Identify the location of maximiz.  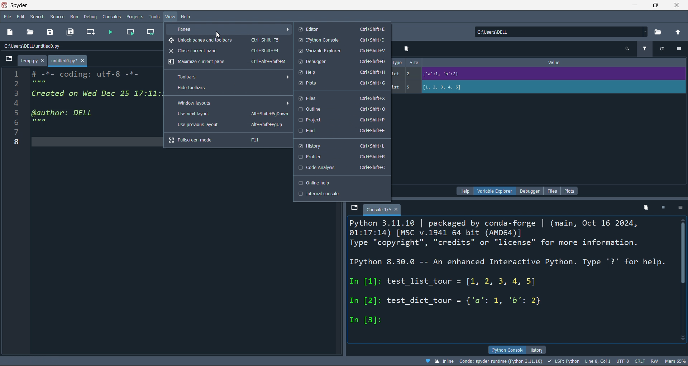
(657, 5).